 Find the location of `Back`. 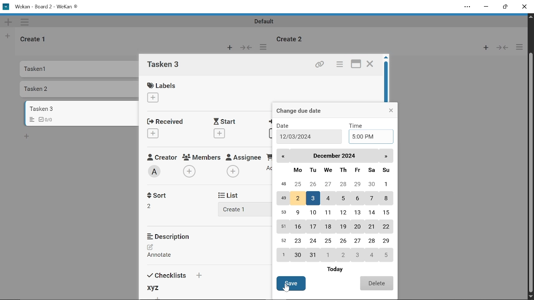

Back is located at coordinates (284, 155).